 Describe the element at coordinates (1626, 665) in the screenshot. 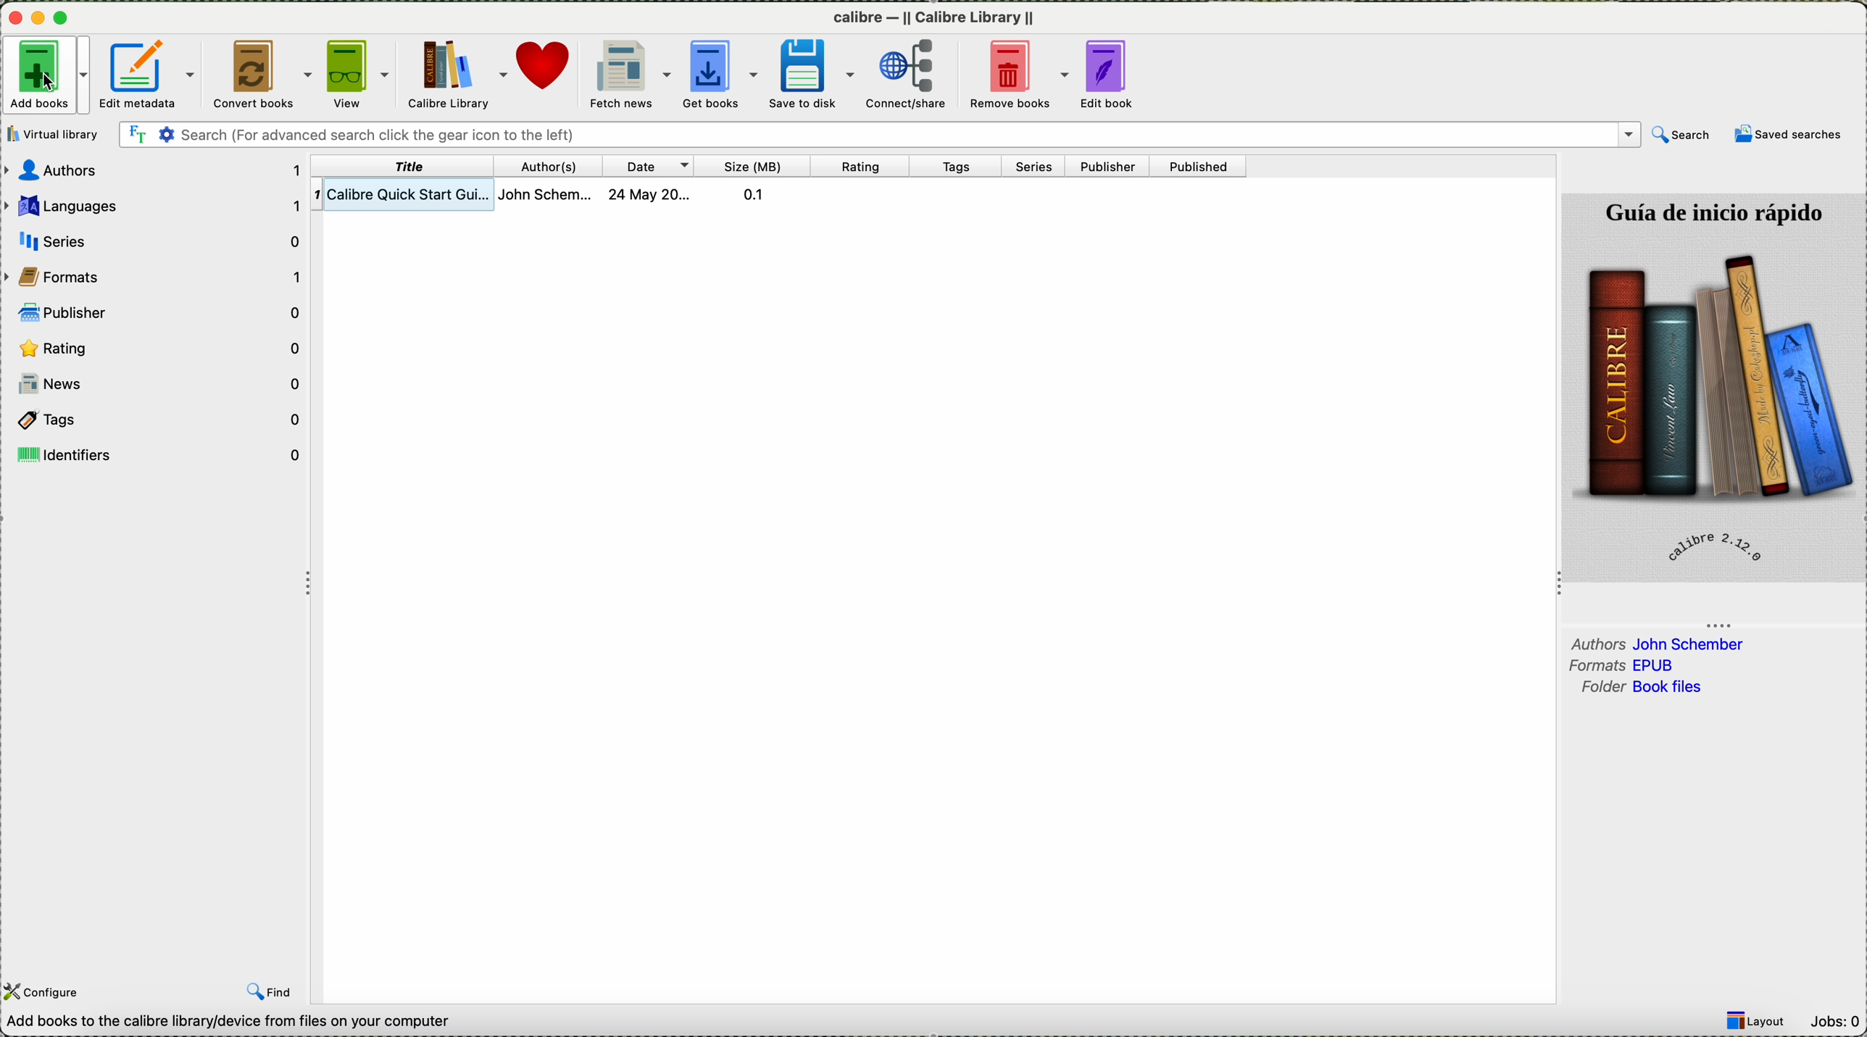

I see `formats` at that location.